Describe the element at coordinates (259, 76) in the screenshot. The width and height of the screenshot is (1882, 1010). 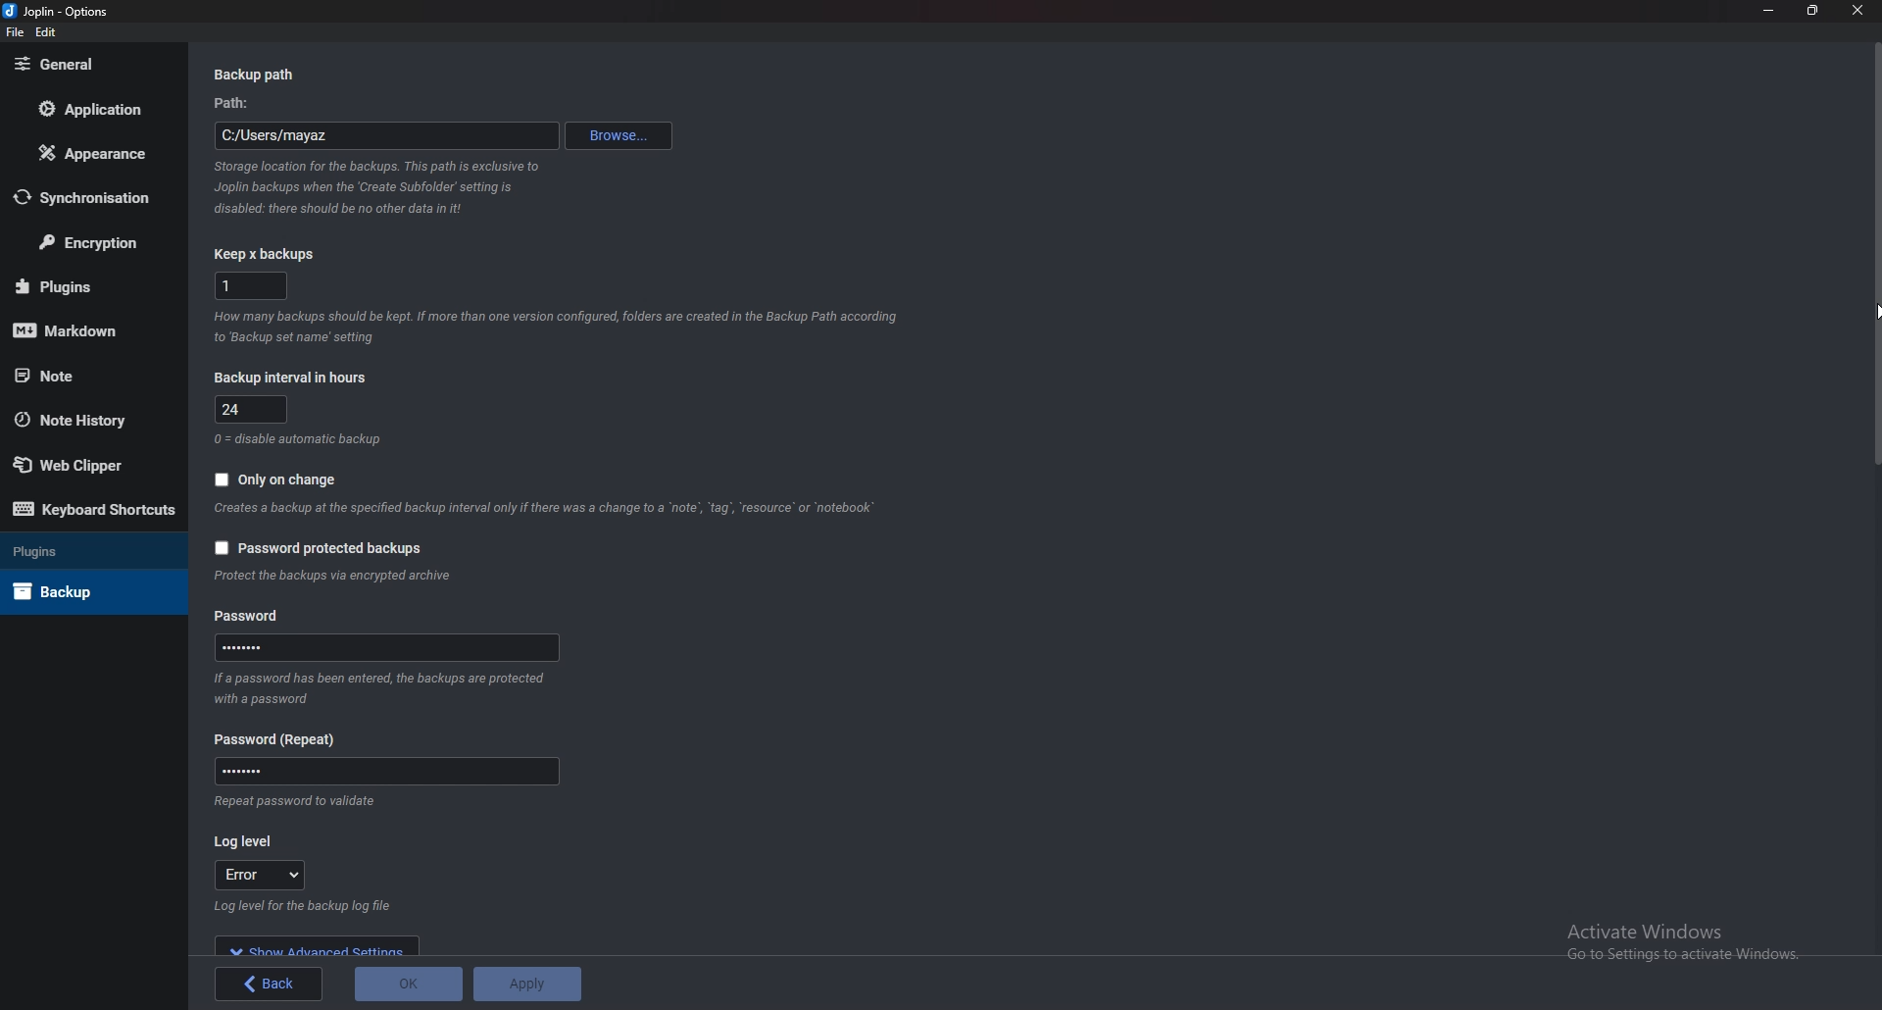
I see `Back up path` at that location.